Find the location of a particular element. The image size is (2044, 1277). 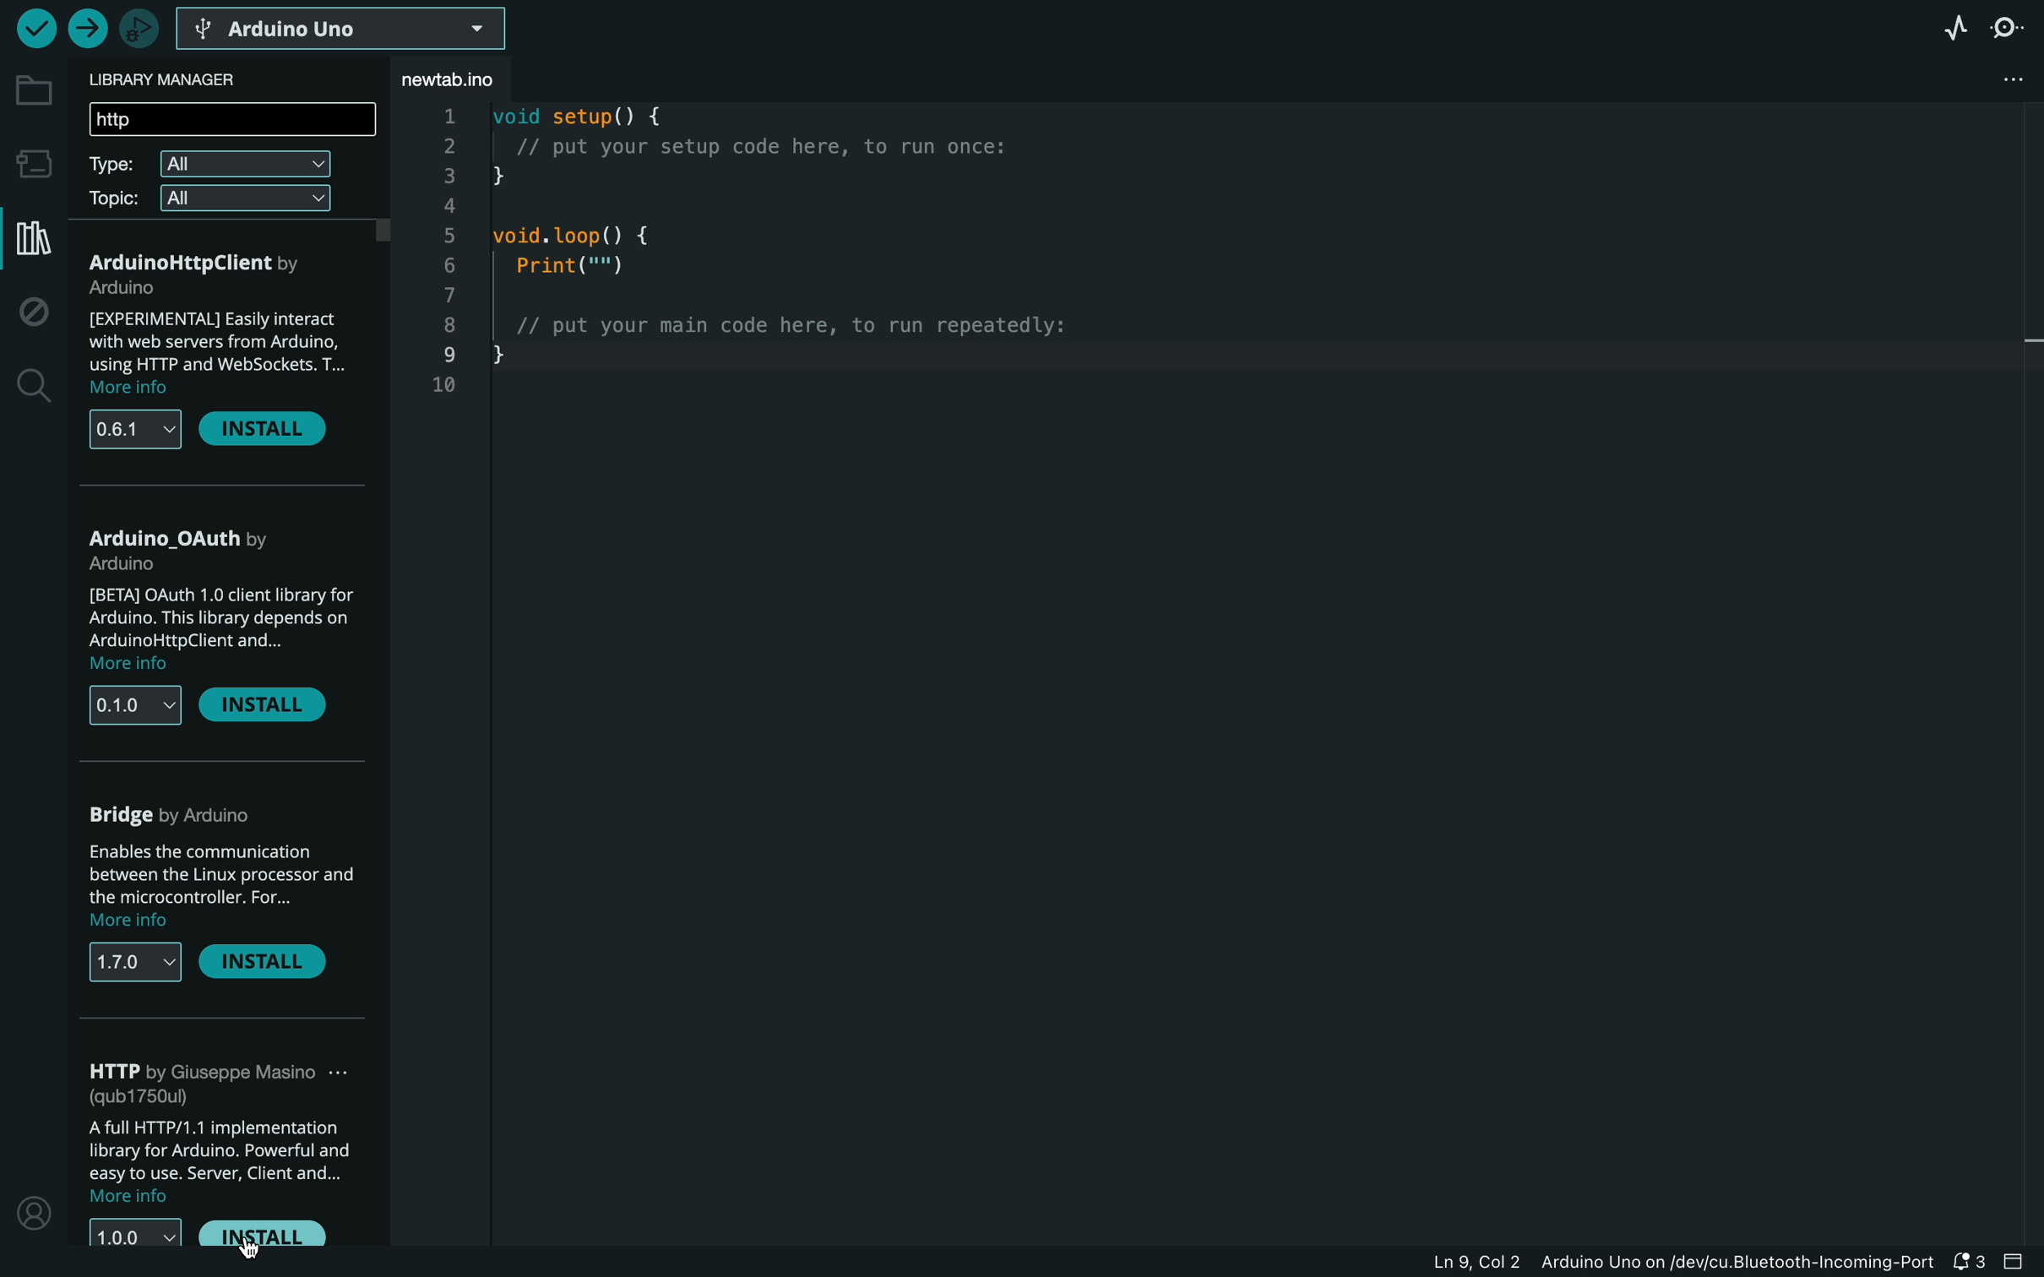

install is located at coordinates (273, 429).